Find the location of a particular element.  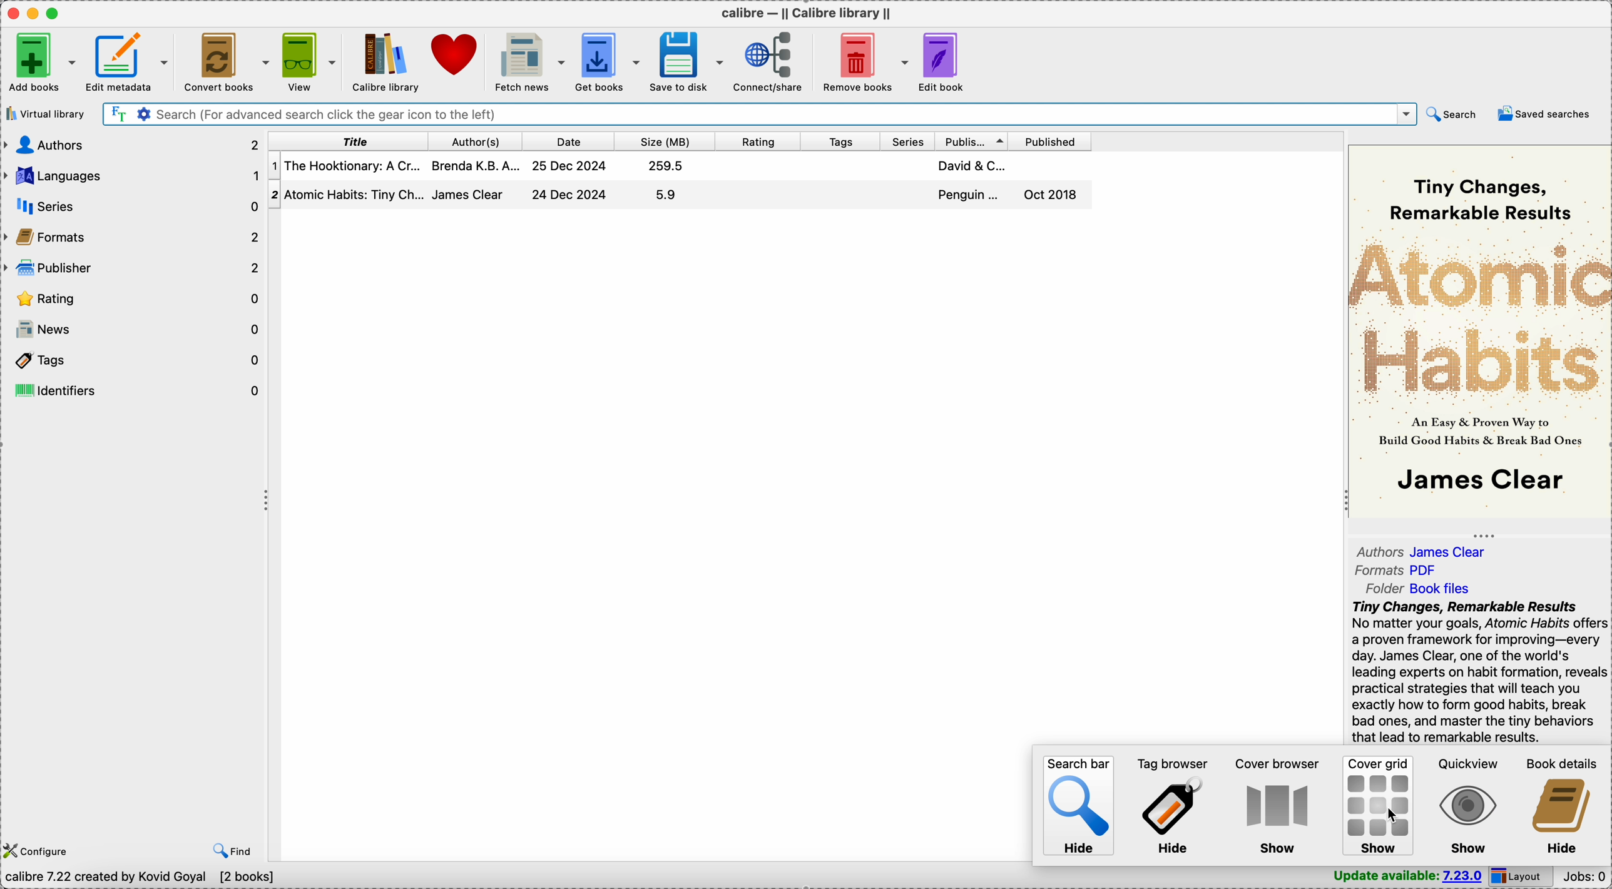

click on cover grid is located at coordinates (1377, 803).